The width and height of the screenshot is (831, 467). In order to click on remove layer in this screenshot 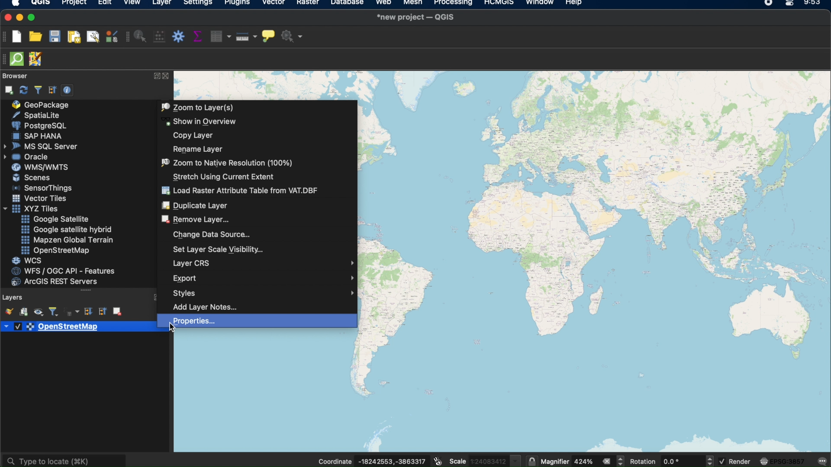, I will do `click(196, 219)`.